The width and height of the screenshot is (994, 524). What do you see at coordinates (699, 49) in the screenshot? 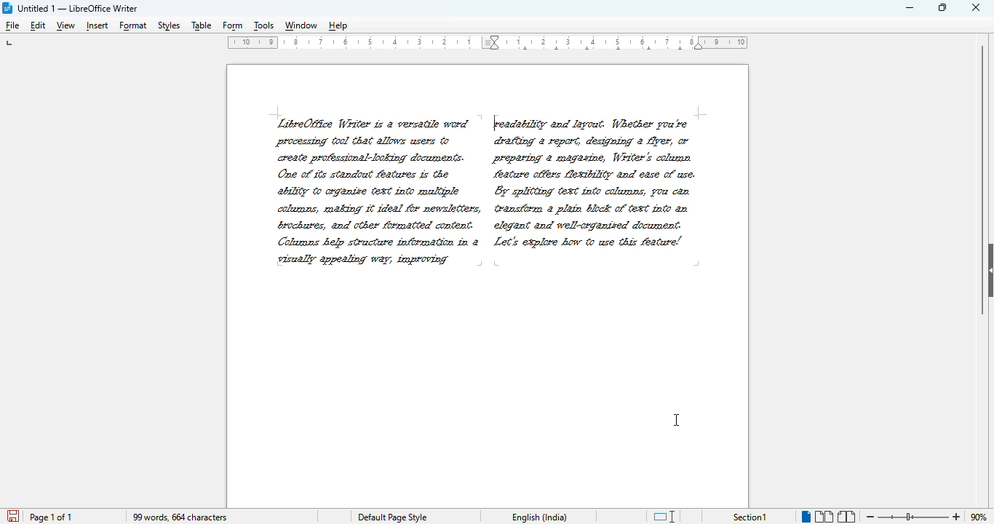
I see `left indent marker` at bounding box center [699, 49].